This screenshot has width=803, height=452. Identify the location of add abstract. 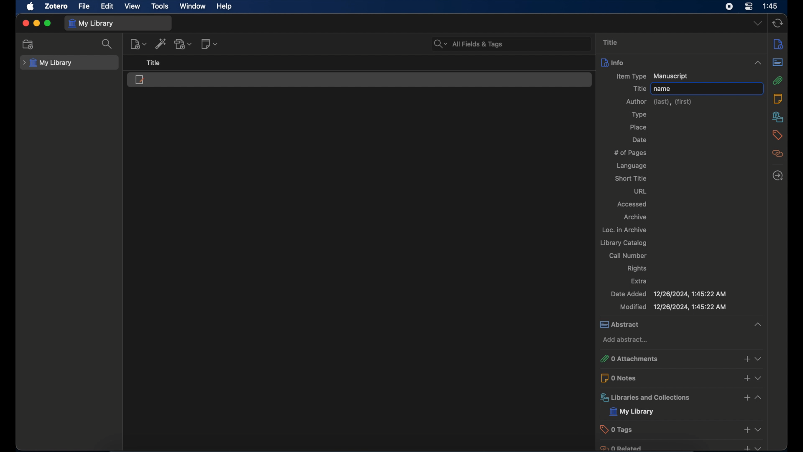
(627, 340).